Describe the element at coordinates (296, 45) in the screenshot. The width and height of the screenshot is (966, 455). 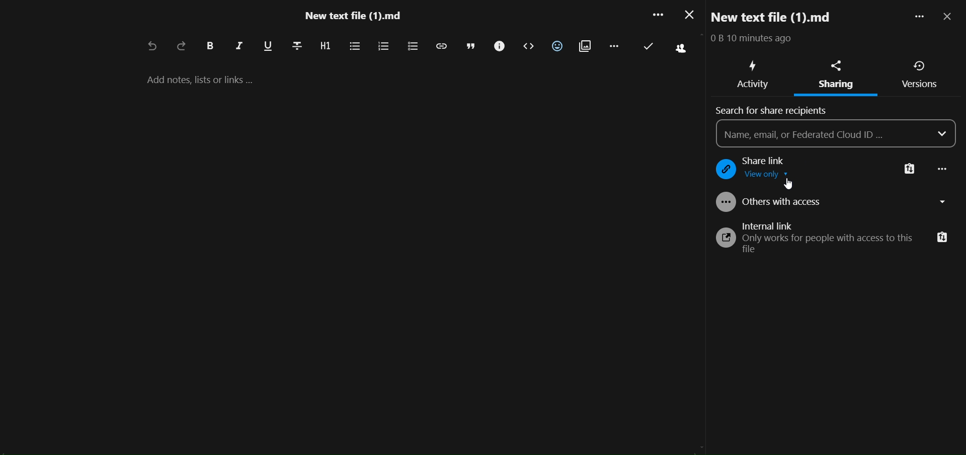
I see `strikethrough` at that location.